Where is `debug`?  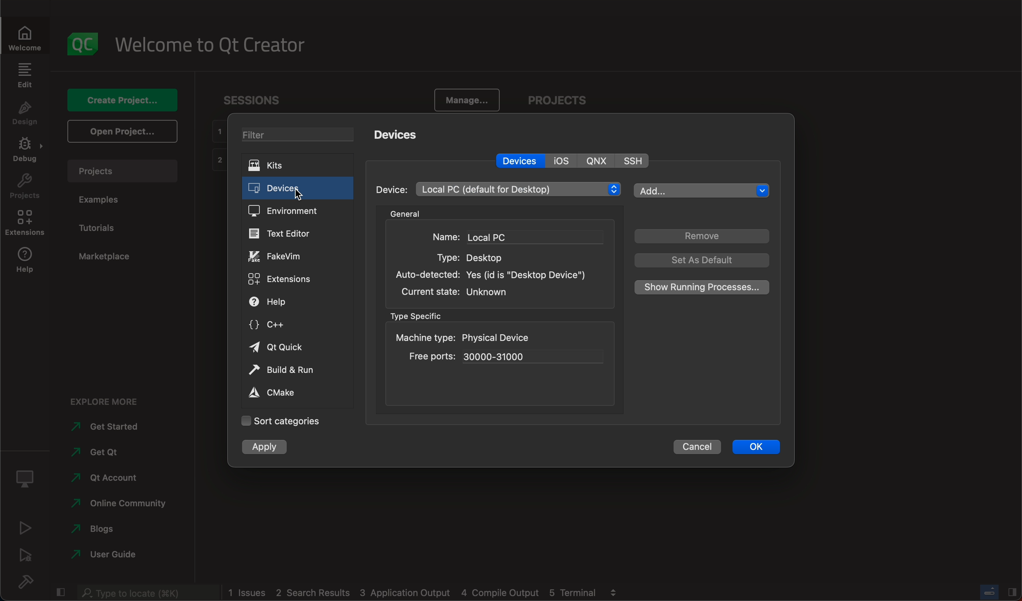 debug is located at coordinates (28, 153).